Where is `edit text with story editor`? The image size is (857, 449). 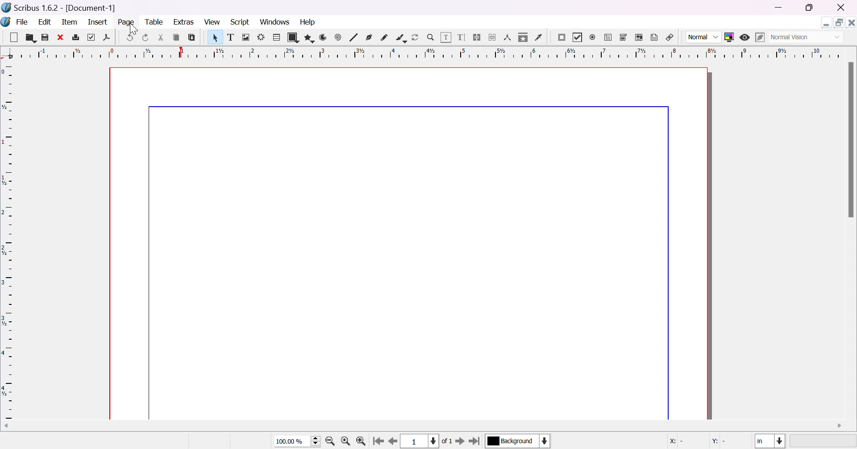
edit text with story editor is located at coordinates (463, 37).